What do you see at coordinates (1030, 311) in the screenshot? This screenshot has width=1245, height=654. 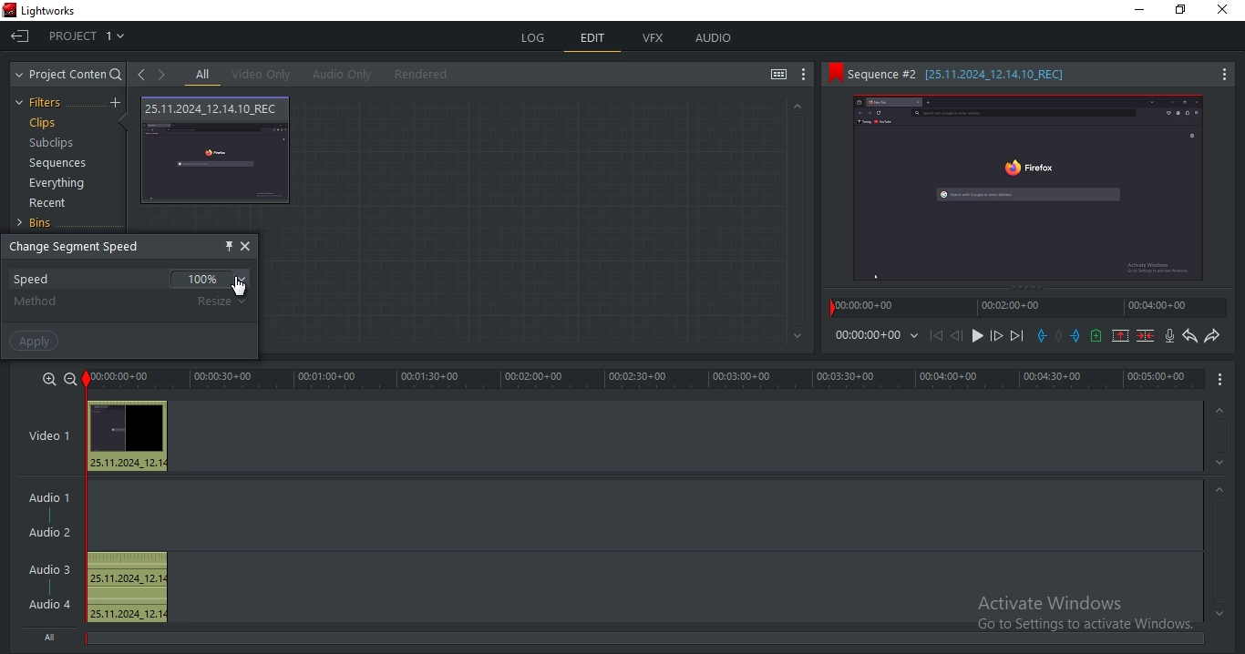 I see `timeline` at bounding box center [1030, 311].